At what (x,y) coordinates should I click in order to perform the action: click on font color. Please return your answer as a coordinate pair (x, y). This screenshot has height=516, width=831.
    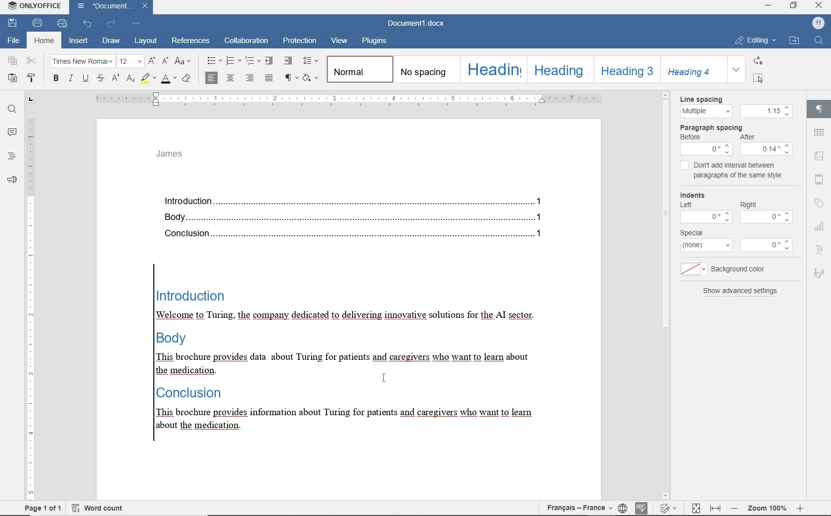
    Looking at the image, I should click on (169, 79).